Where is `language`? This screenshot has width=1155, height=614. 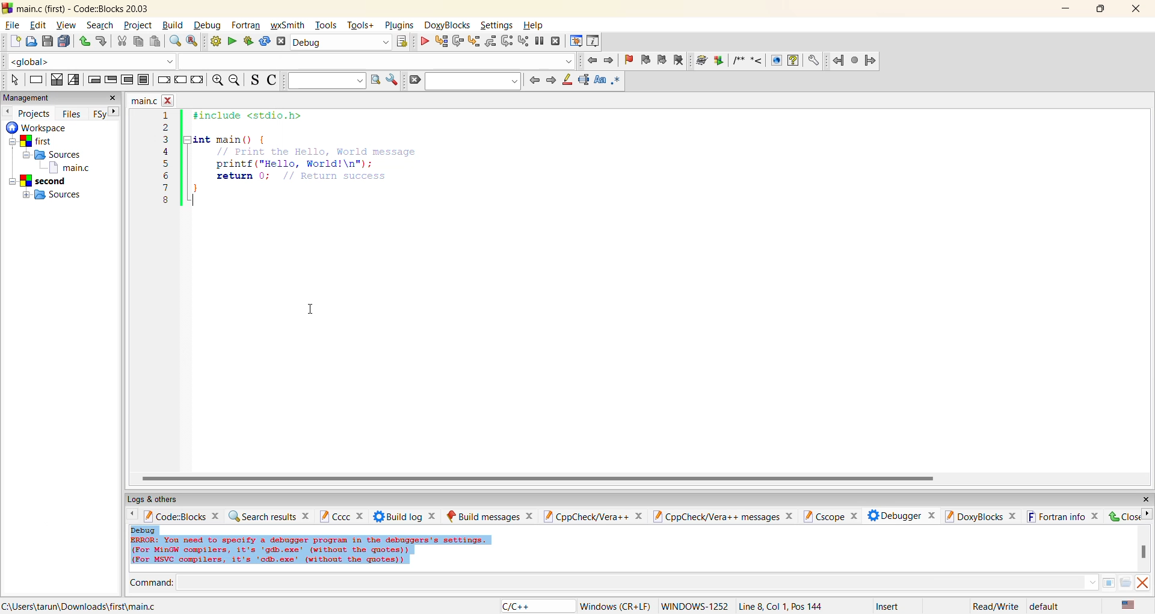 language is located at coordinates (536, 605).